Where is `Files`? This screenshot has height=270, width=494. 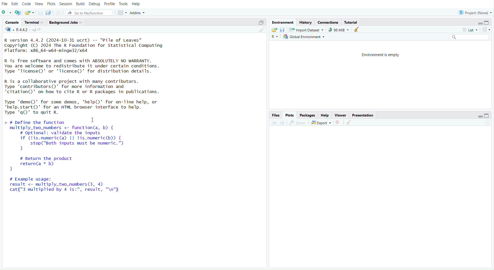
Files is located at coordinates (276, 115).